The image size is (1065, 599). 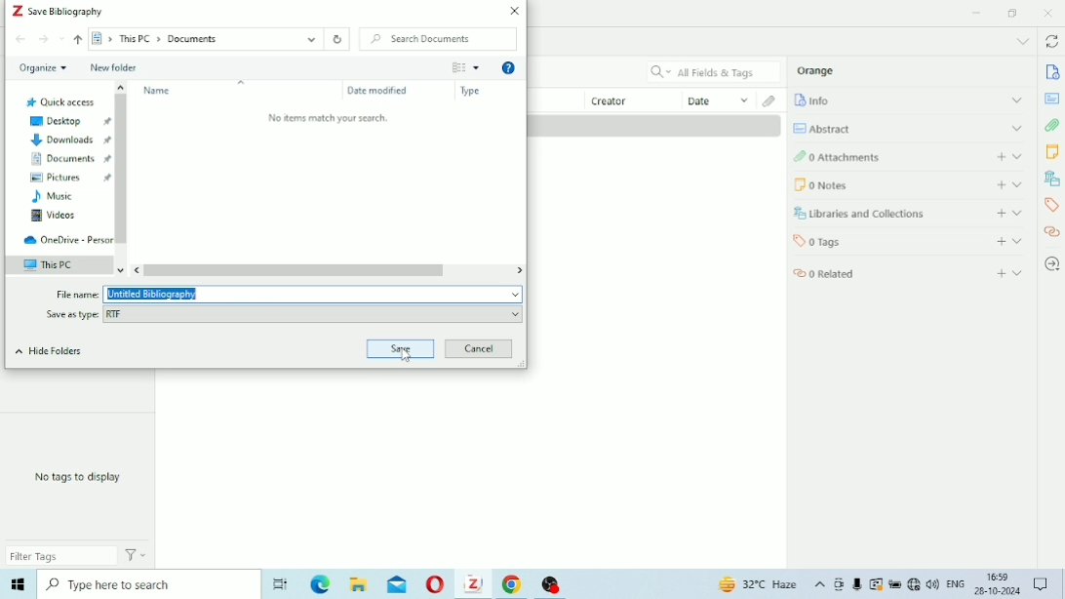 I want to click on Zotero, so click(x=478, y=584).